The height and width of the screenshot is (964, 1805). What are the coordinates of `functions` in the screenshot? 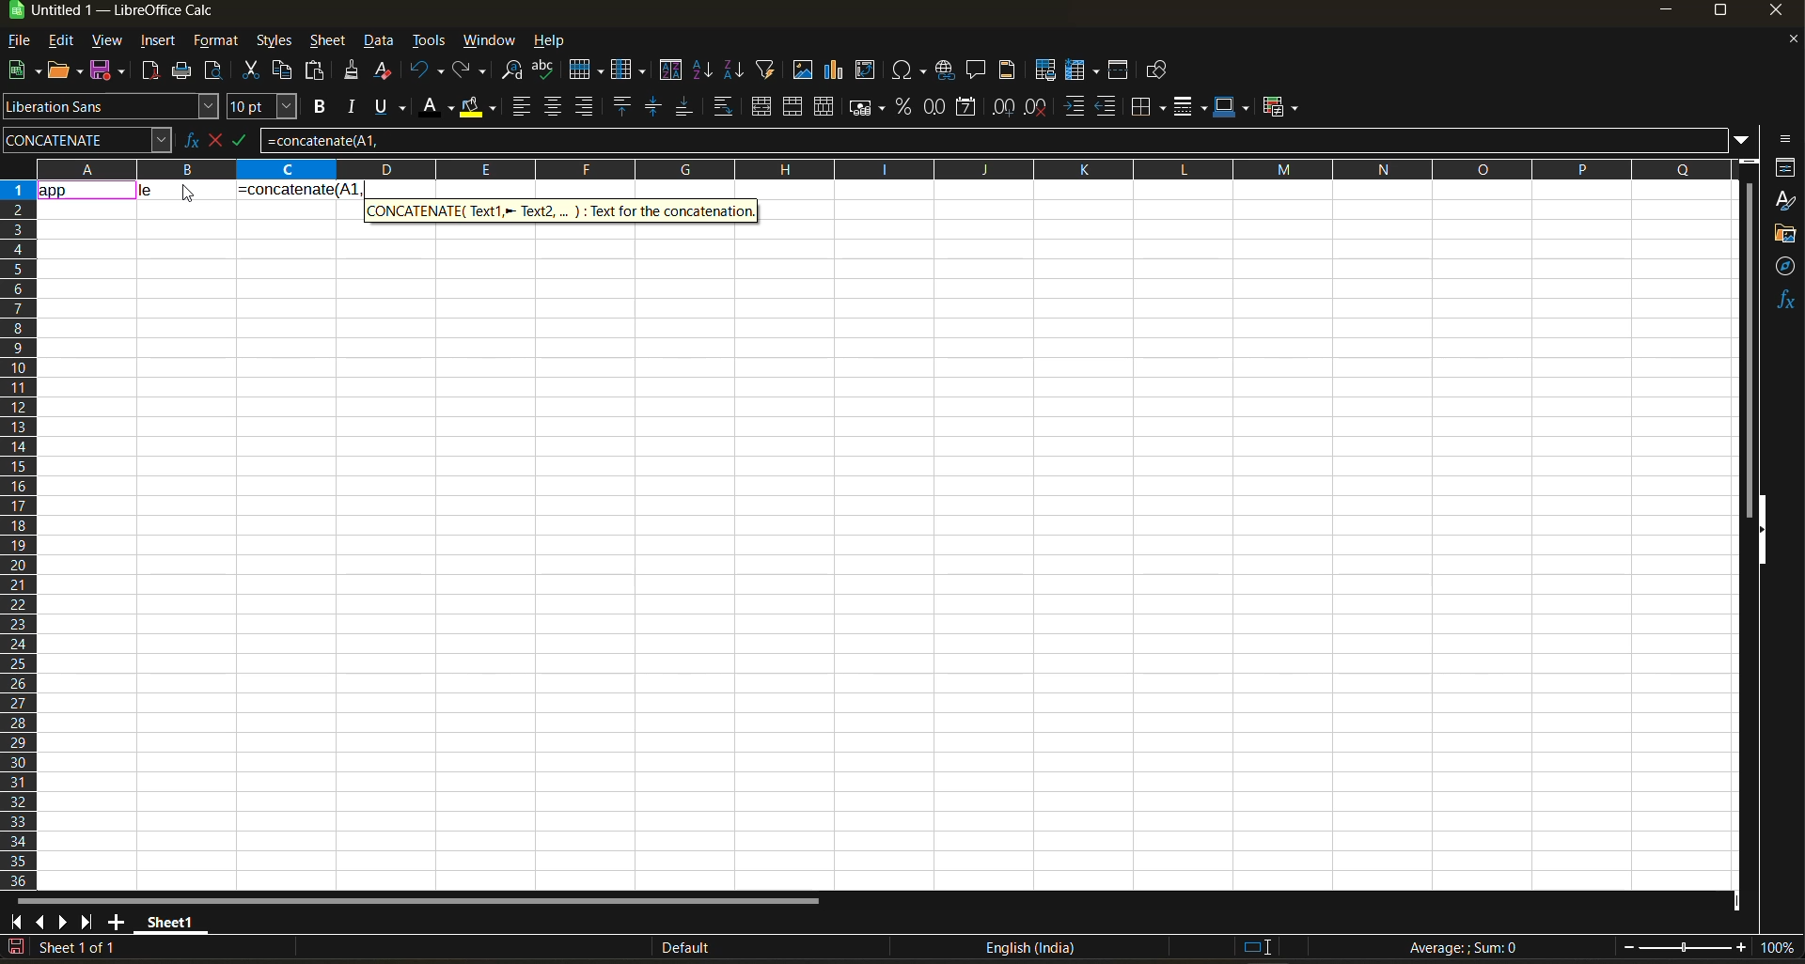 It's located at (1784, 300).